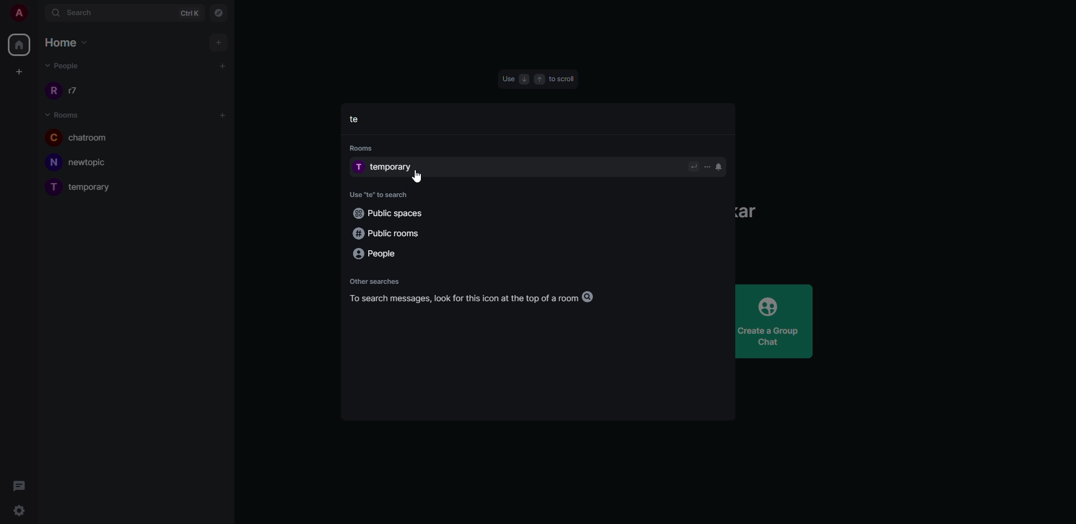  Describe the element at coordinates (18, 14) in the screenshot. I see `account` at that location.